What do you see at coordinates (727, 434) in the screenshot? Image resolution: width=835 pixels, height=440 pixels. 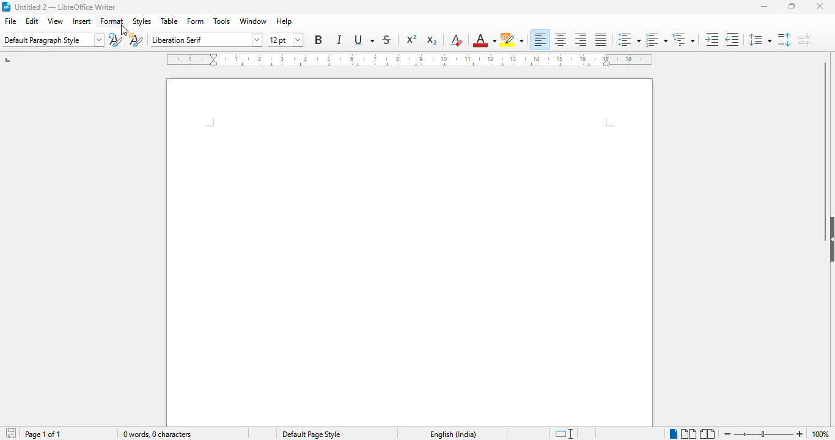 I see `zoom out` at bounding box center [727, 434].